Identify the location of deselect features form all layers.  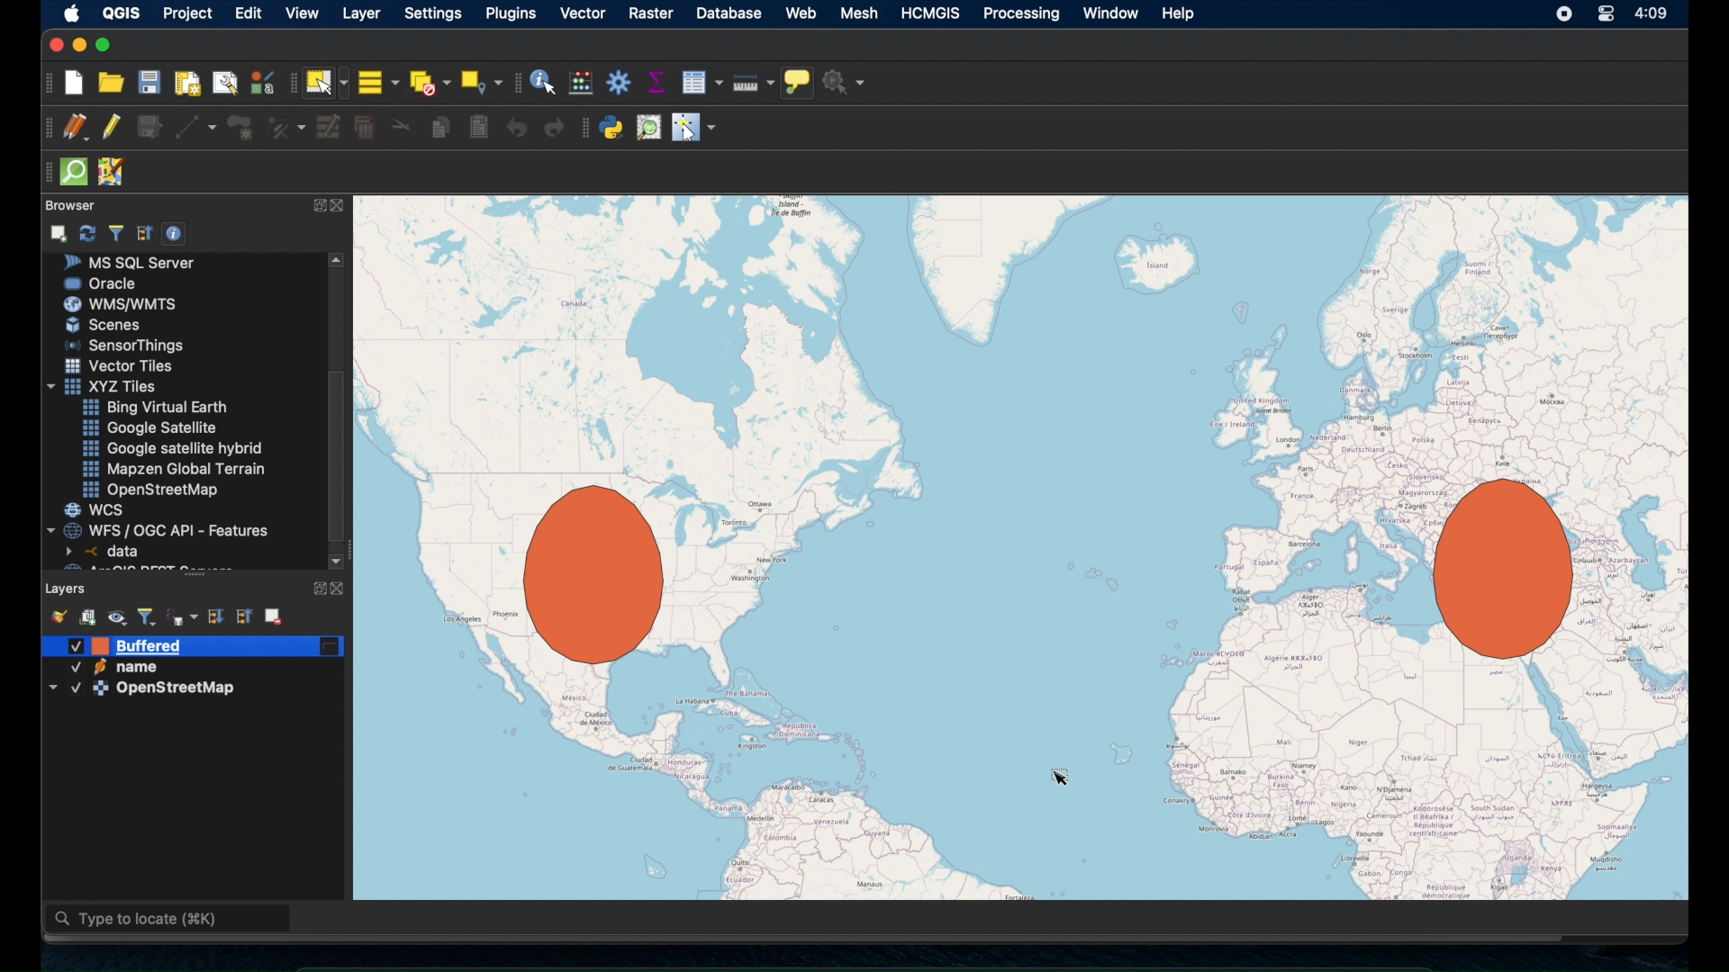
(431, 82).